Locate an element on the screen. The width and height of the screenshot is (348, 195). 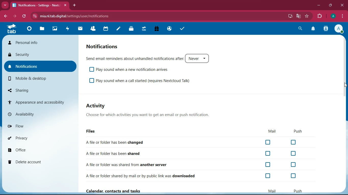
add tab is located at coordinates (75, 5).